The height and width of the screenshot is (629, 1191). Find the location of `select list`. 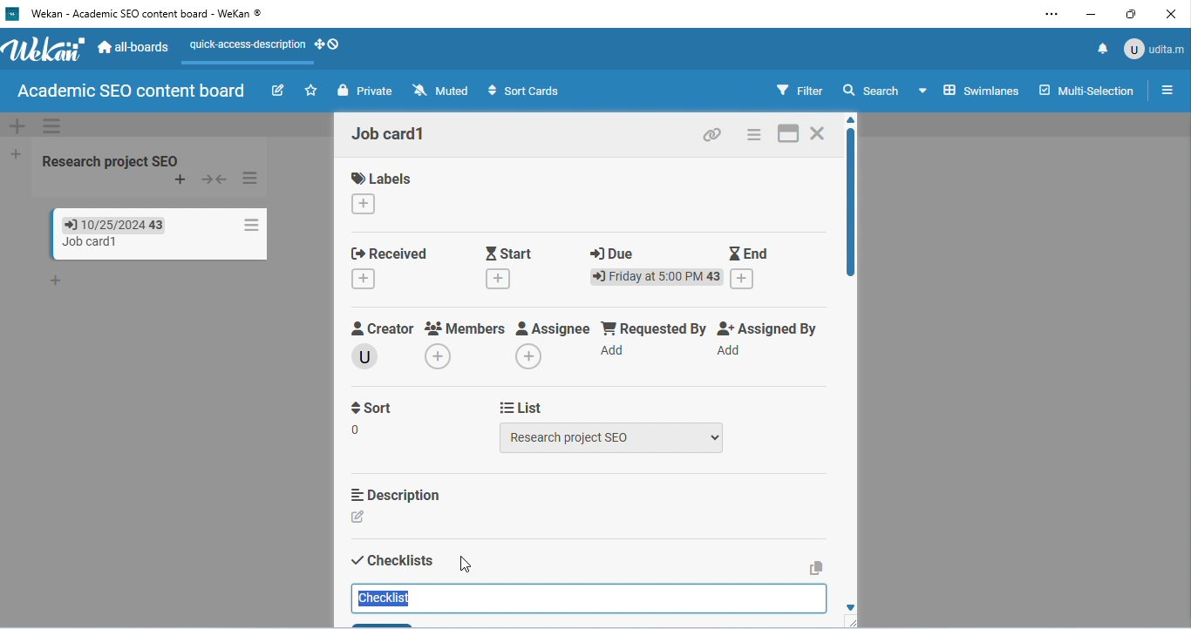

select list is located at coordinates (613, 437).